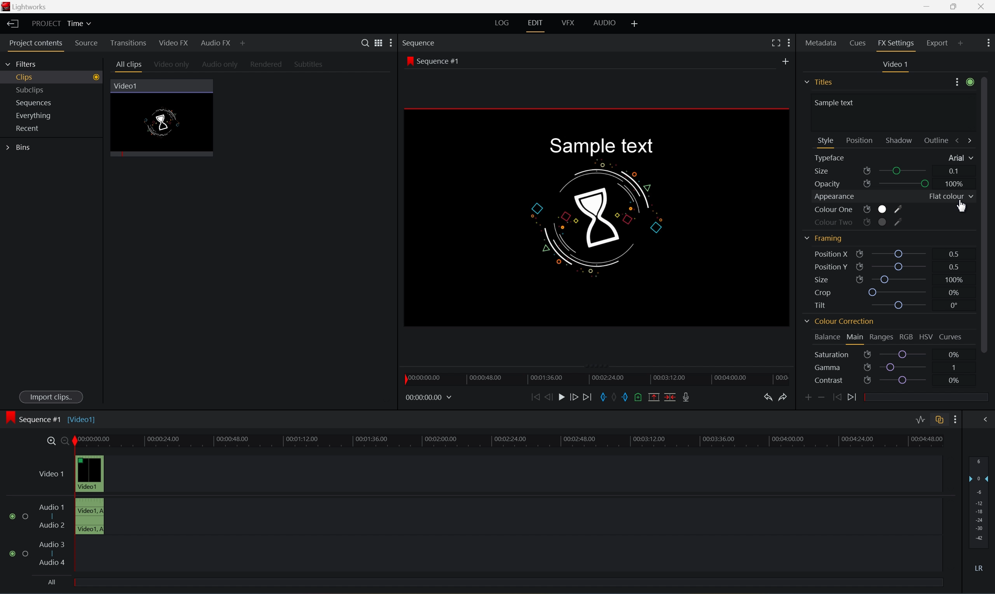 The width and height of the screenshot is (995, 594). Describe the element at coordinates (954, 366) in the screenshot. I see `1` at that location.